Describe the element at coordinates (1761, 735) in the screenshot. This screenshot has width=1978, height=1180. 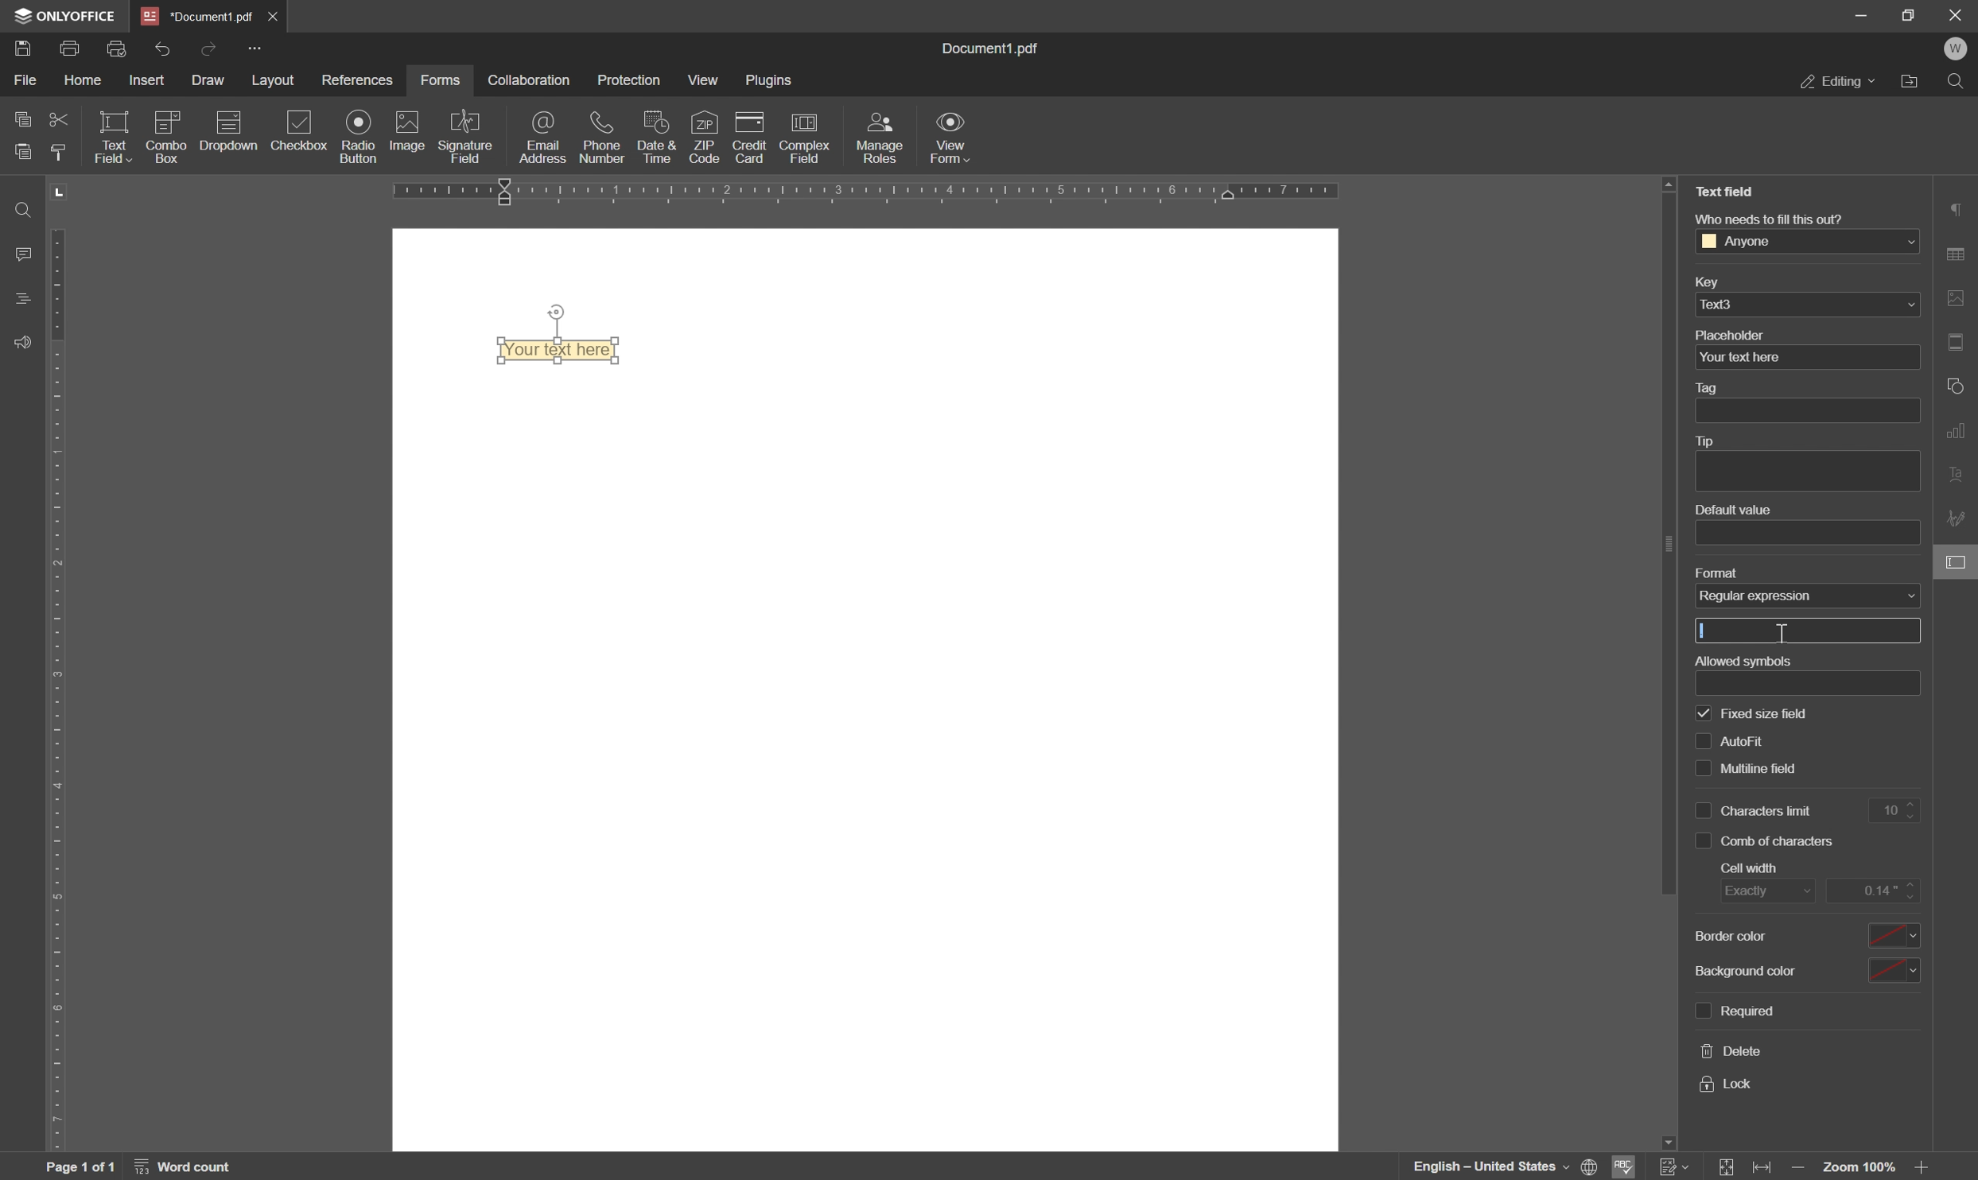
I see `multiline field` at that location.